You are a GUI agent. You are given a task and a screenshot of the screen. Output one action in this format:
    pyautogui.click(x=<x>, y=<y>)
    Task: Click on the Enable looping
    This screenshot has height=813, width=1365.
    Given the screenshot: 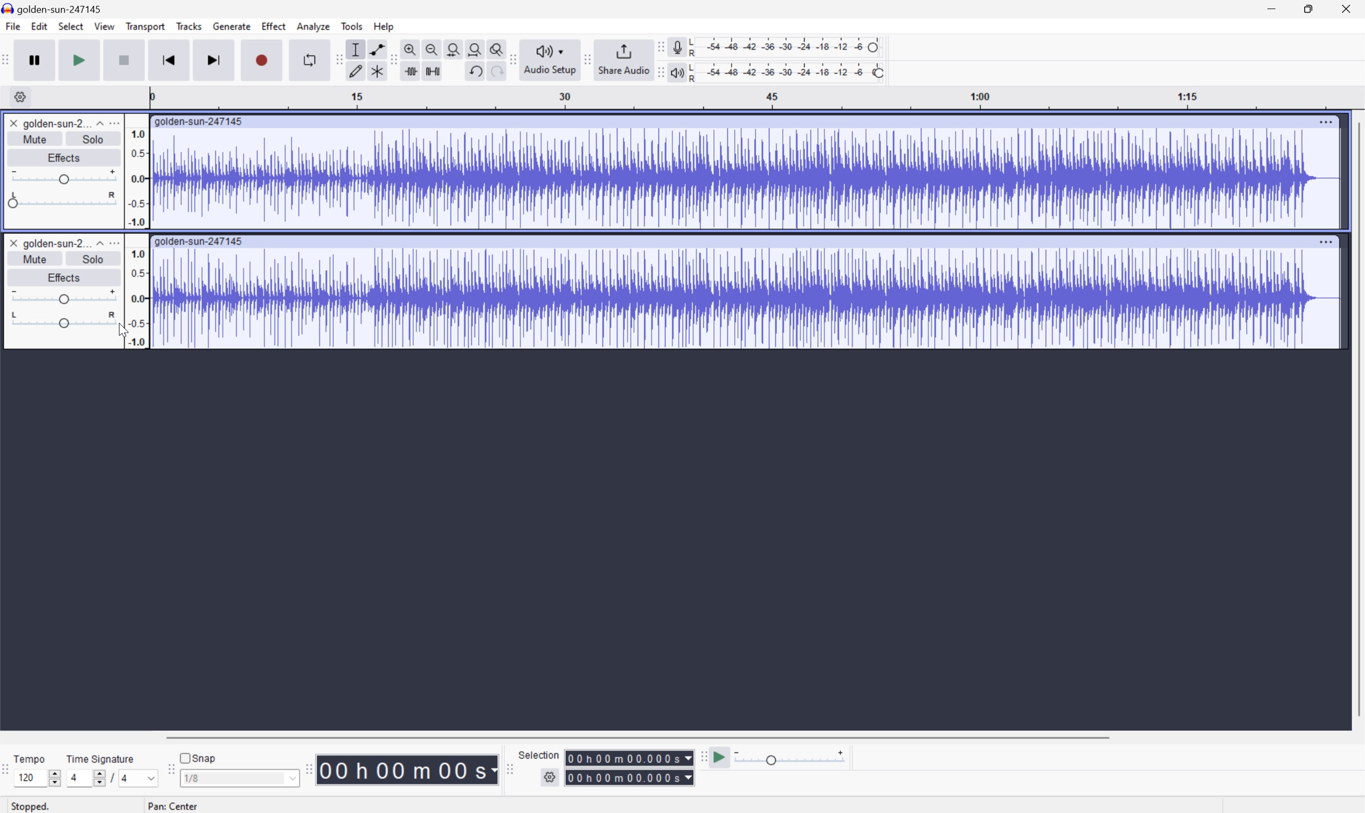 What is the action you would take?
    pyautogui.click(x=308, y=58)
    